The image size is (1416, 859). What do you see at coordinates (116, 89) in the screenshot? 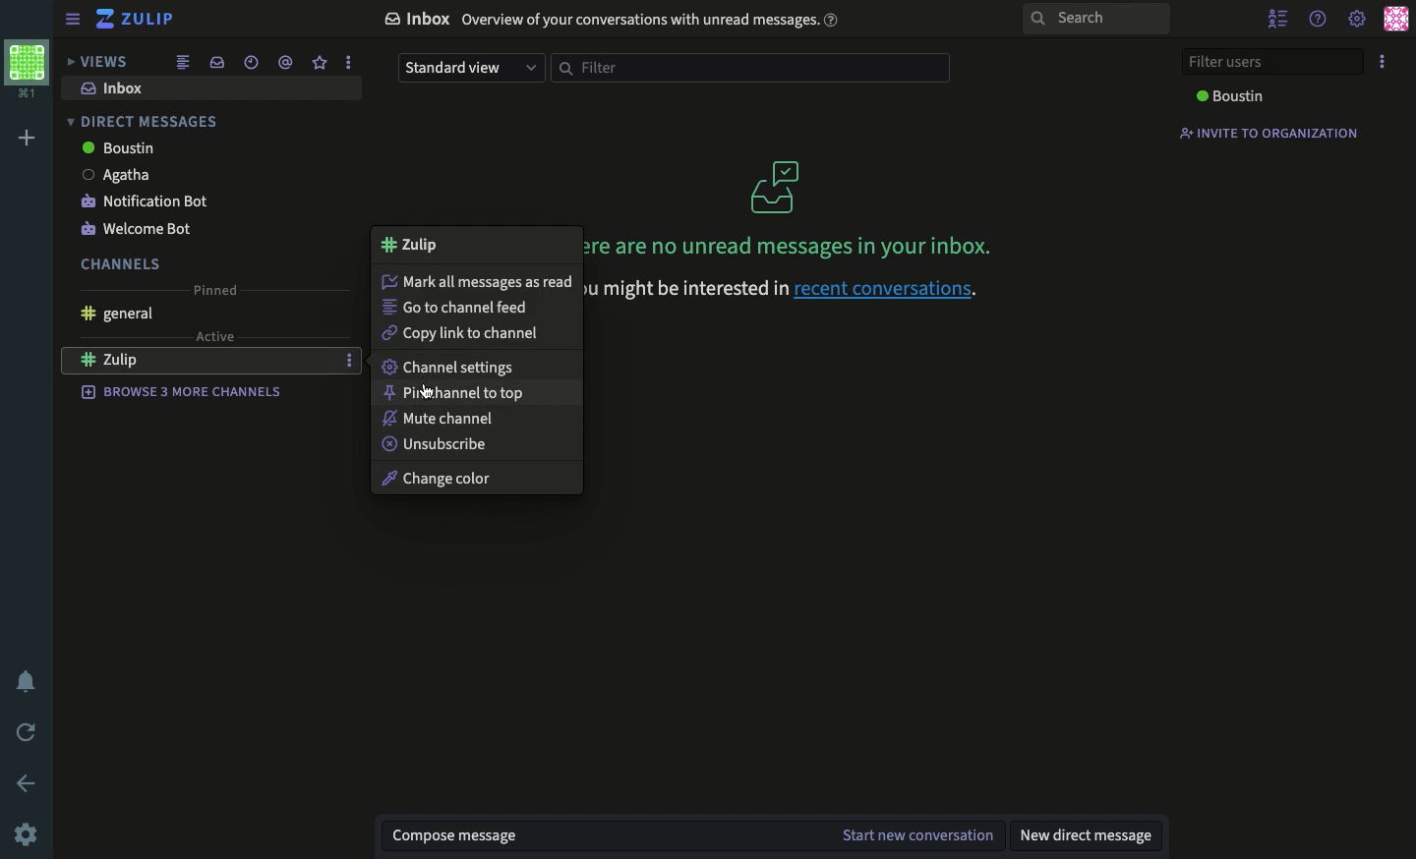
I see `inbox` at bounding box center [116, 89].